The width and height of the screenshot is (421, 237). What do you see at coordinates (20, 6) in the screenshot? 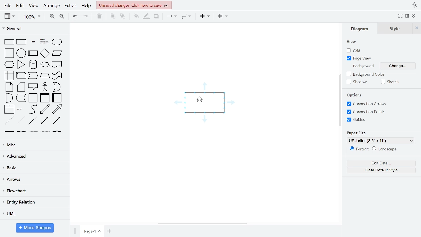
I see `edit` at bounding box center [20, 6].